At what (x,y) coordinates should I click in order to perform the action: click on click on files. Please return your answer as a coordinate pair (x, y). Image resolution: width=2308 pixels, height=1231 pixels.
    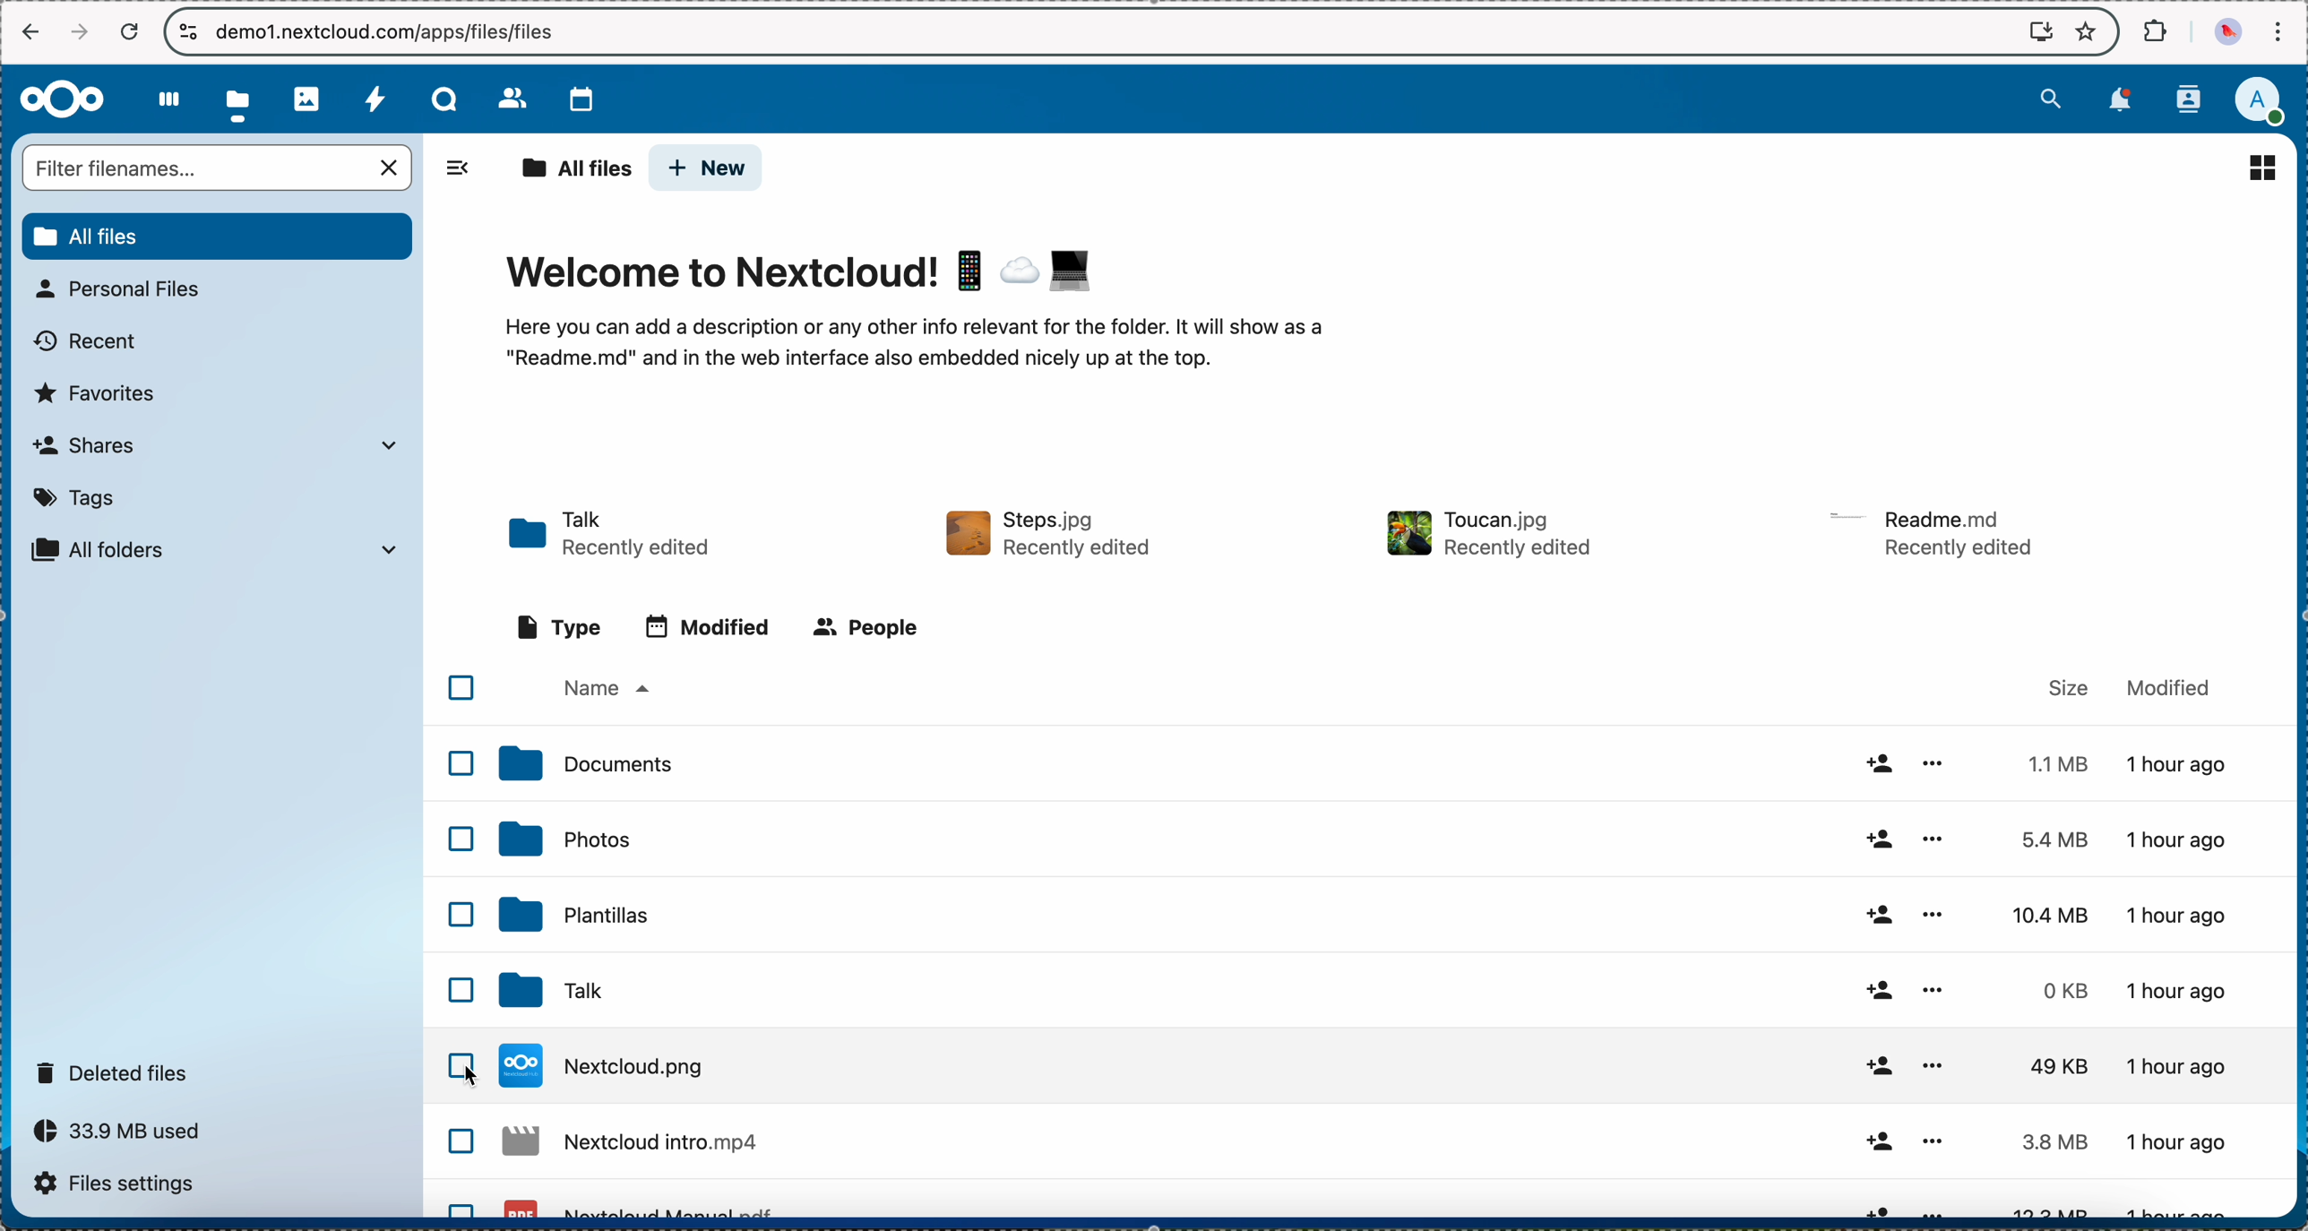
    Looking at the image, I should click on (241, 99).